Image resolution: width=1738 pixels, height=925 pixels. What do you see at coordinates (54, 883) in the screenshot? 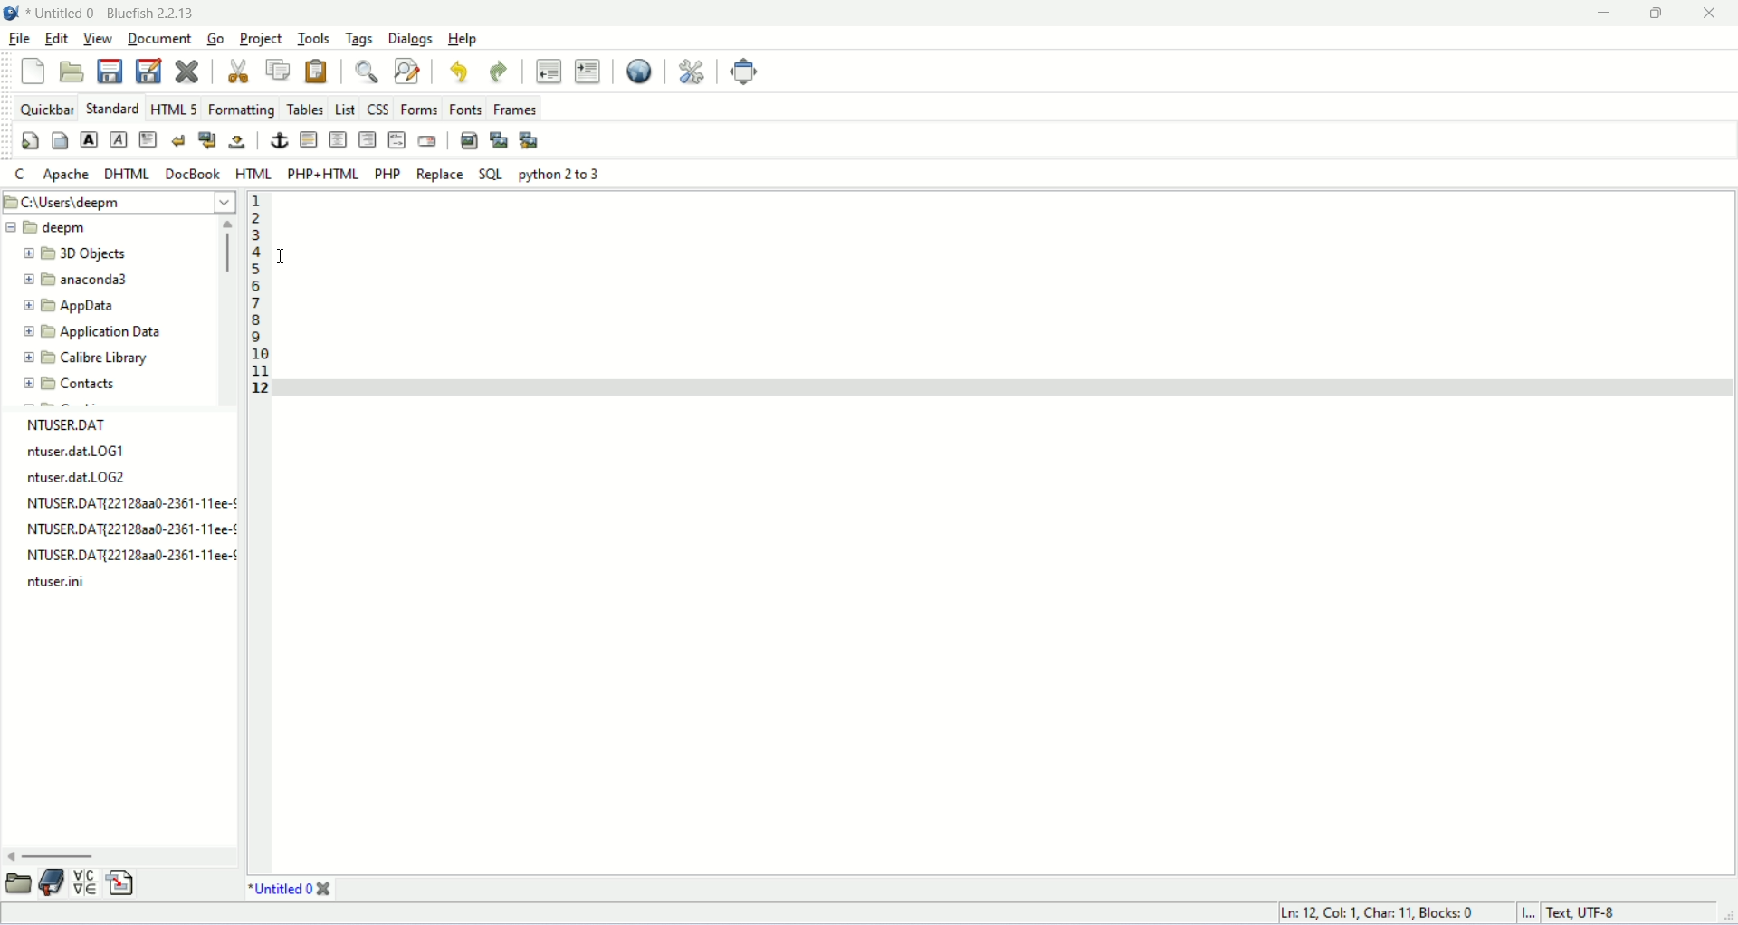
I see `bookmarks` at bounding box center [54, 883].